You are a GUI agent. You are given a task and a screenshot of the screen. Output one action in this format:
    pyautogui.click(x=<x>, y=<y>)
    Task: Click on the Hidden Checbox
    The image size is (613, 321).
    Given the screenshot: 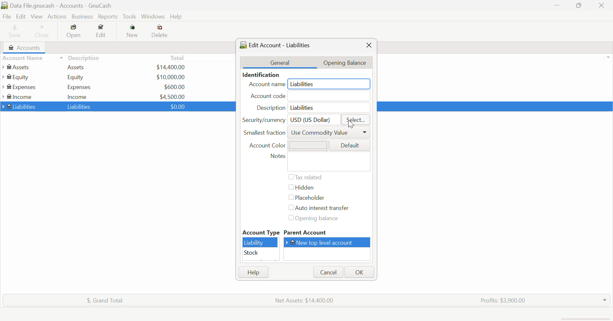 What is the action you would take?
    pyautogui.click(x=300, y=189)
    